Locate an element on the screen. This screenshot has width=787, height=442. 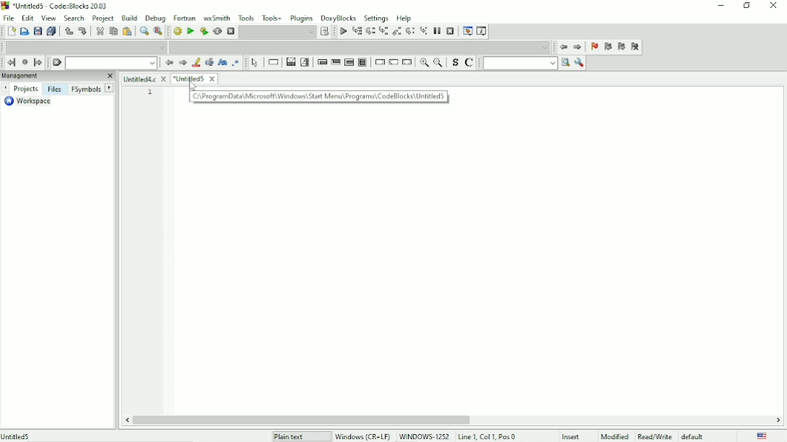
Step into is located at coordinates (383, 32).